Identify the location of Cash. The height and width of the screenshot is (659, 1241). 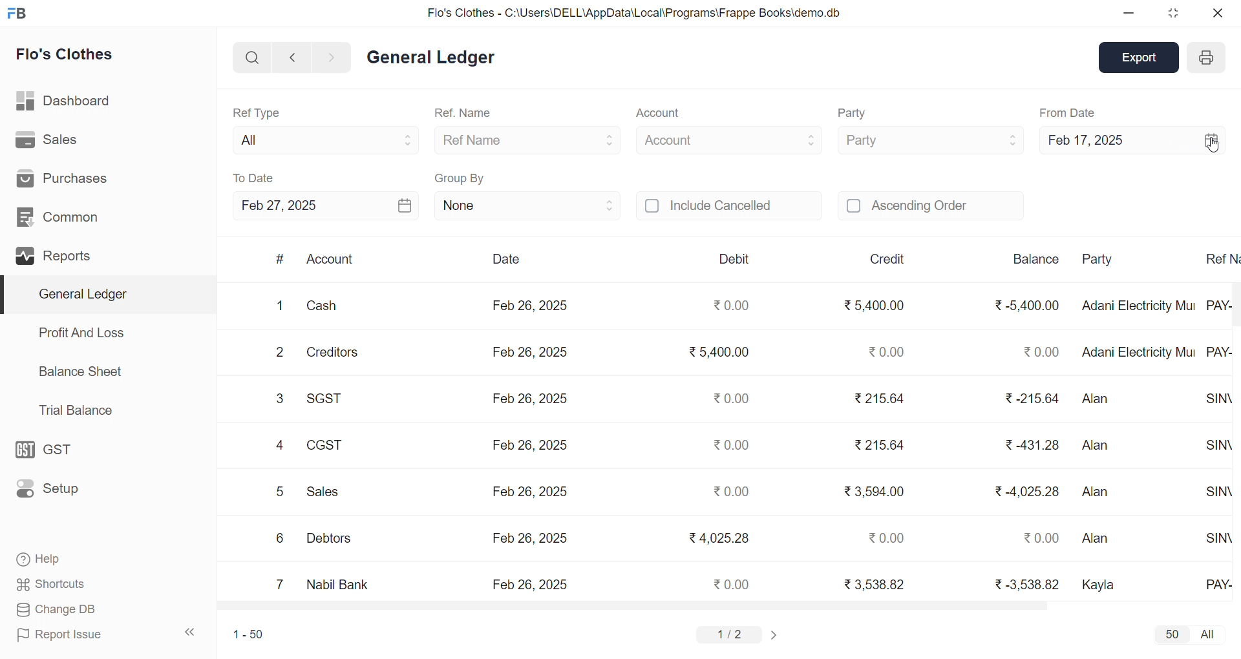
(330, 304).